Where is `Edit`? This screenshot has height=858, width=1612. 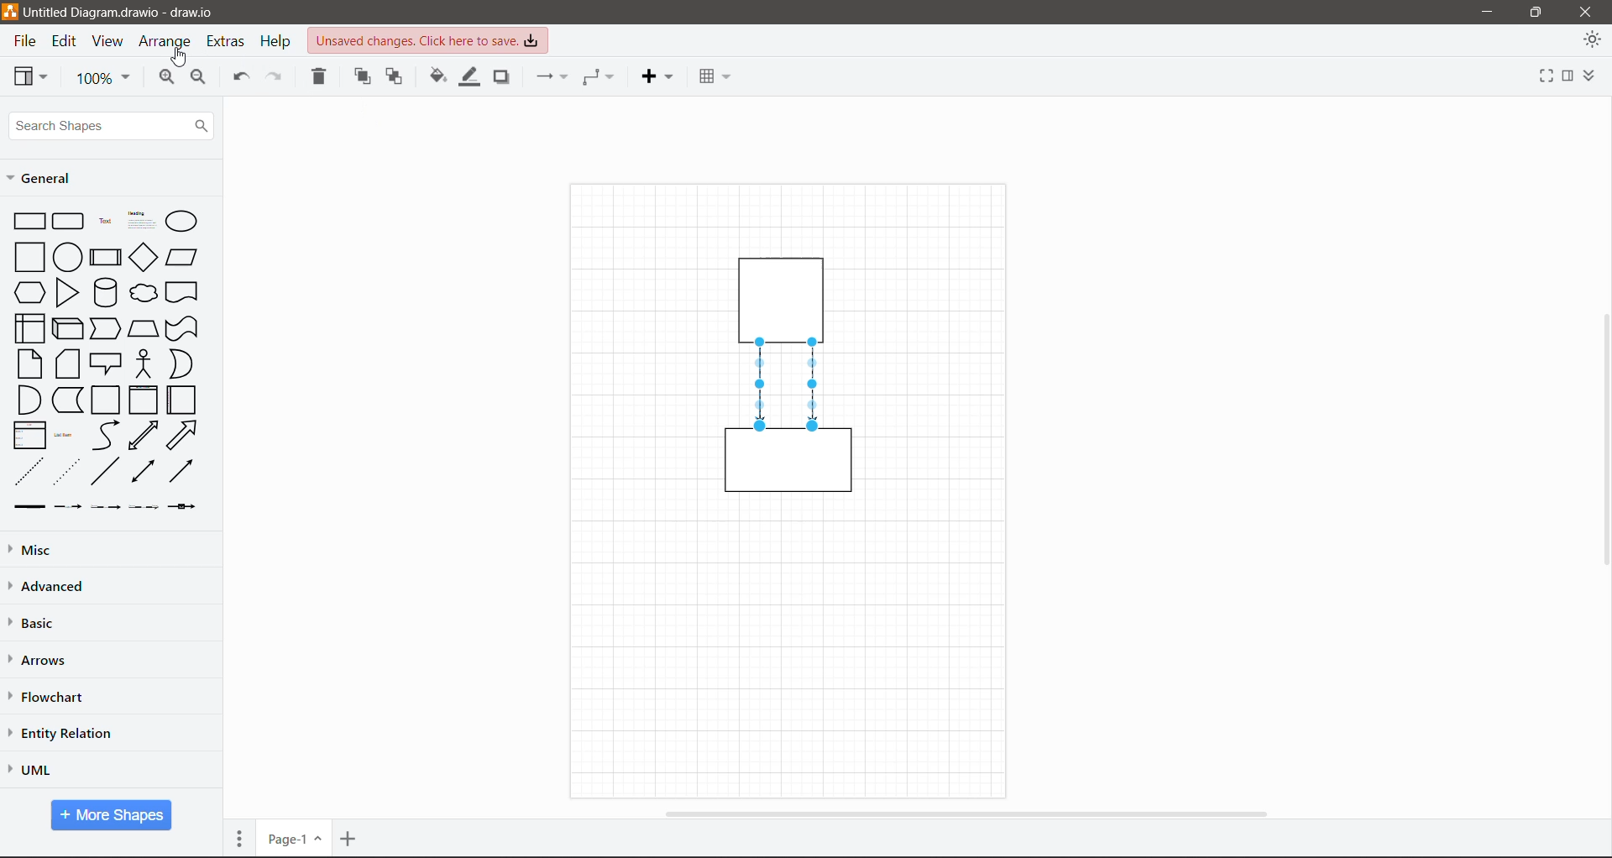 Edit is located at coordinates (66, 42).